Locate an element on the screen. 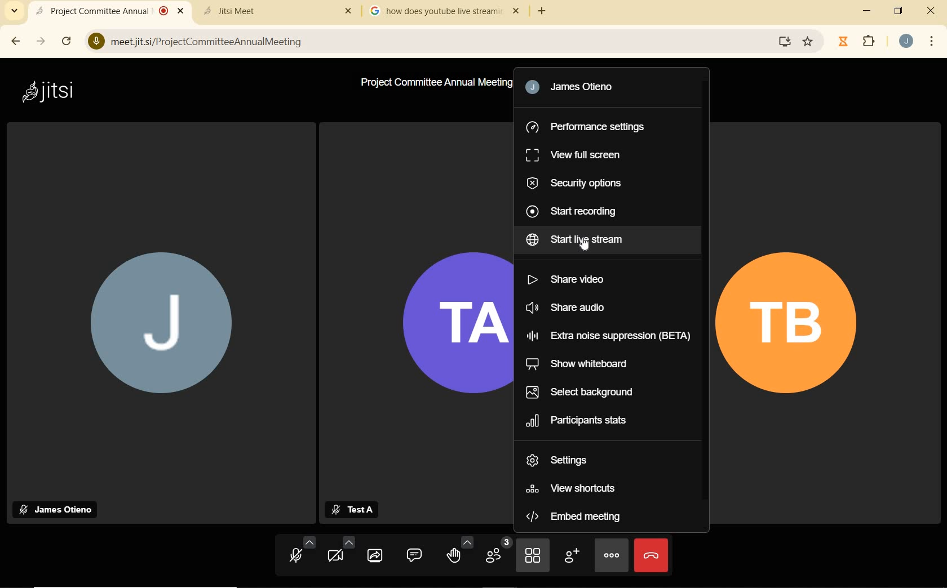 The image size is (947, 588). minimize is located at coordinates (866, 12).